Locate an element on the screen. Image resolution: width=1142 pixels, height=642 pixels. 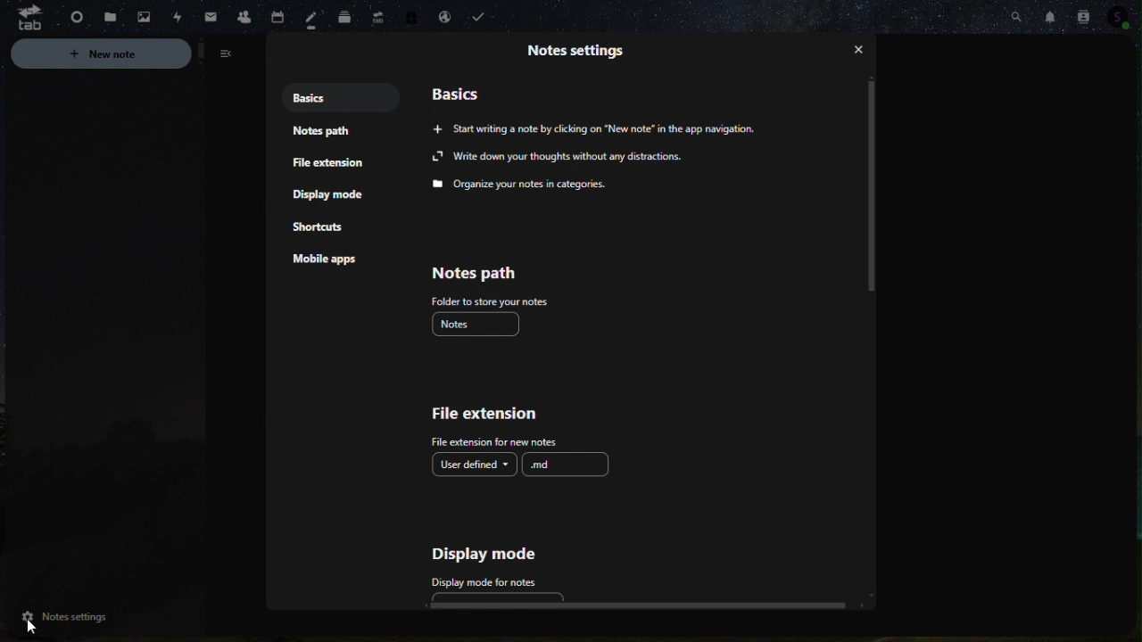
folder to store your notes is located at coordinates (488, 302).